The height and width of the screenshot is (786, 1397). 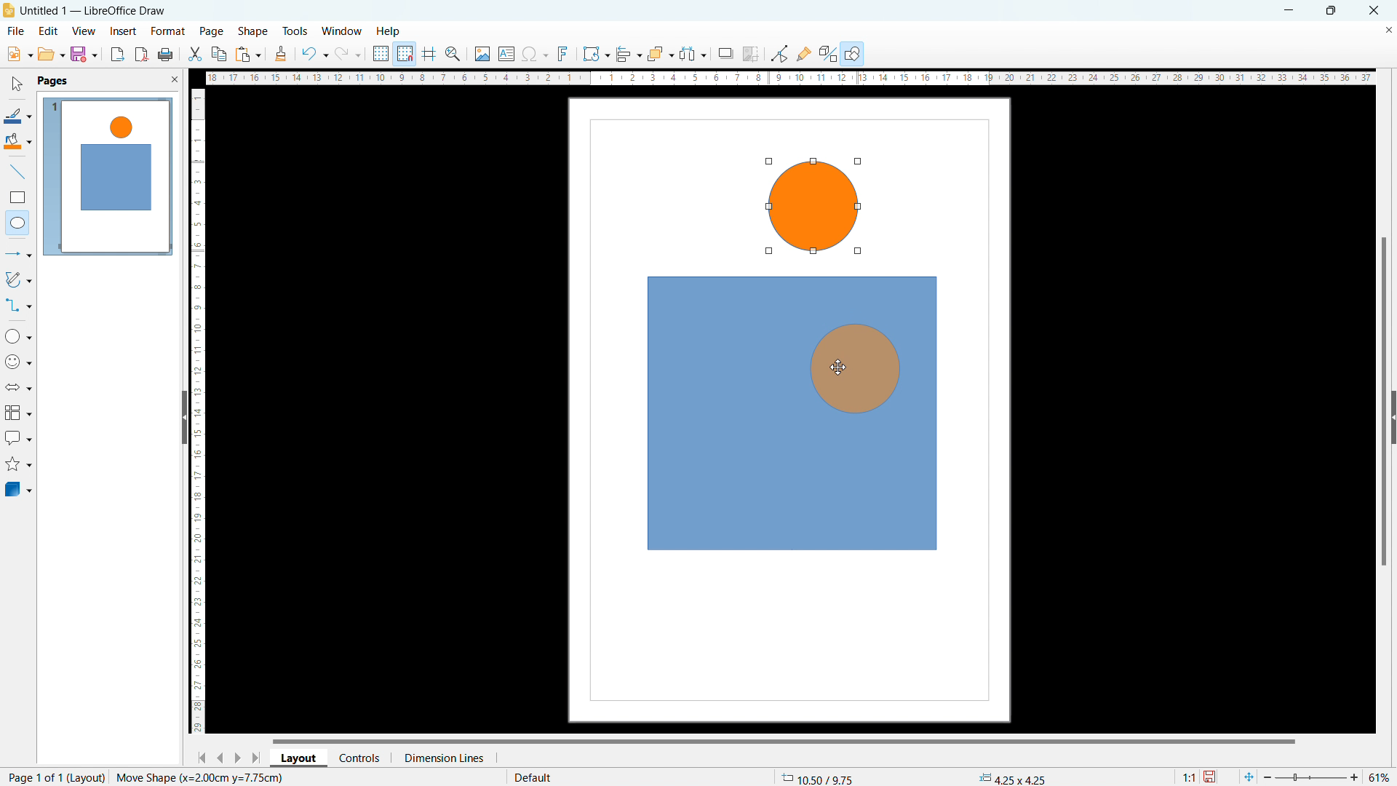 I want to click on pages, so click(x=52, y=80).